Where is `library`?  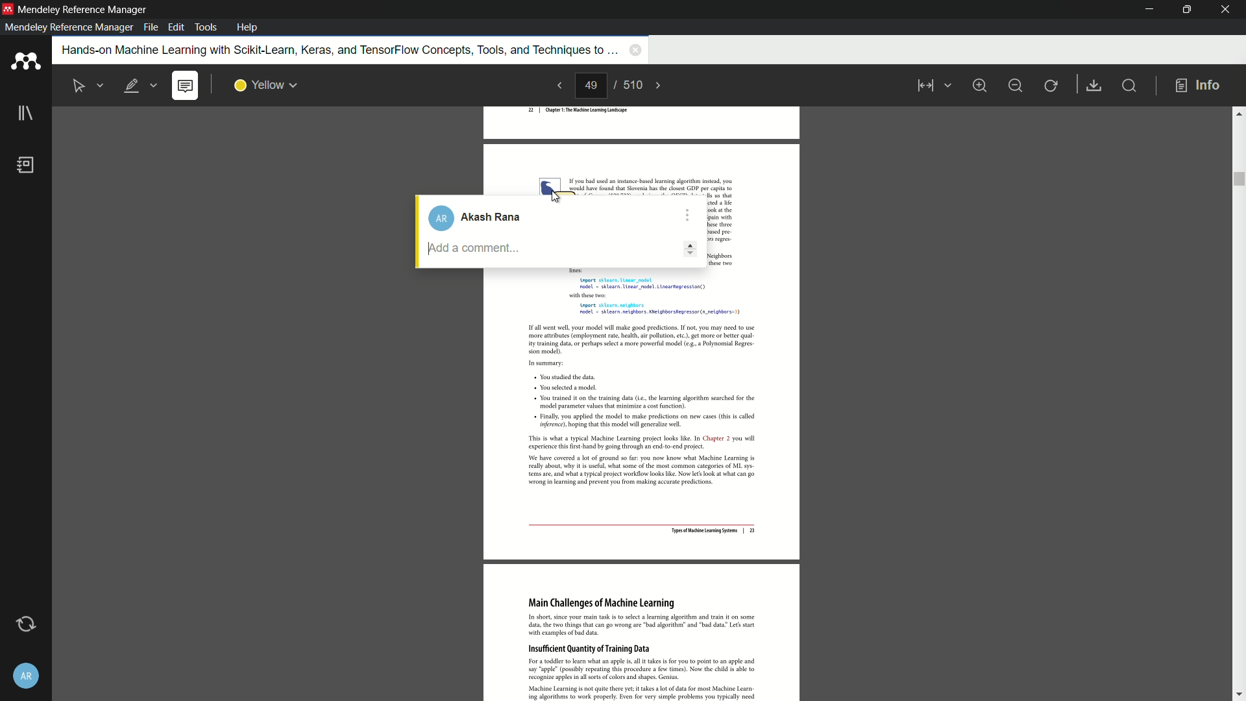
library is located at coordinates (25, 115).